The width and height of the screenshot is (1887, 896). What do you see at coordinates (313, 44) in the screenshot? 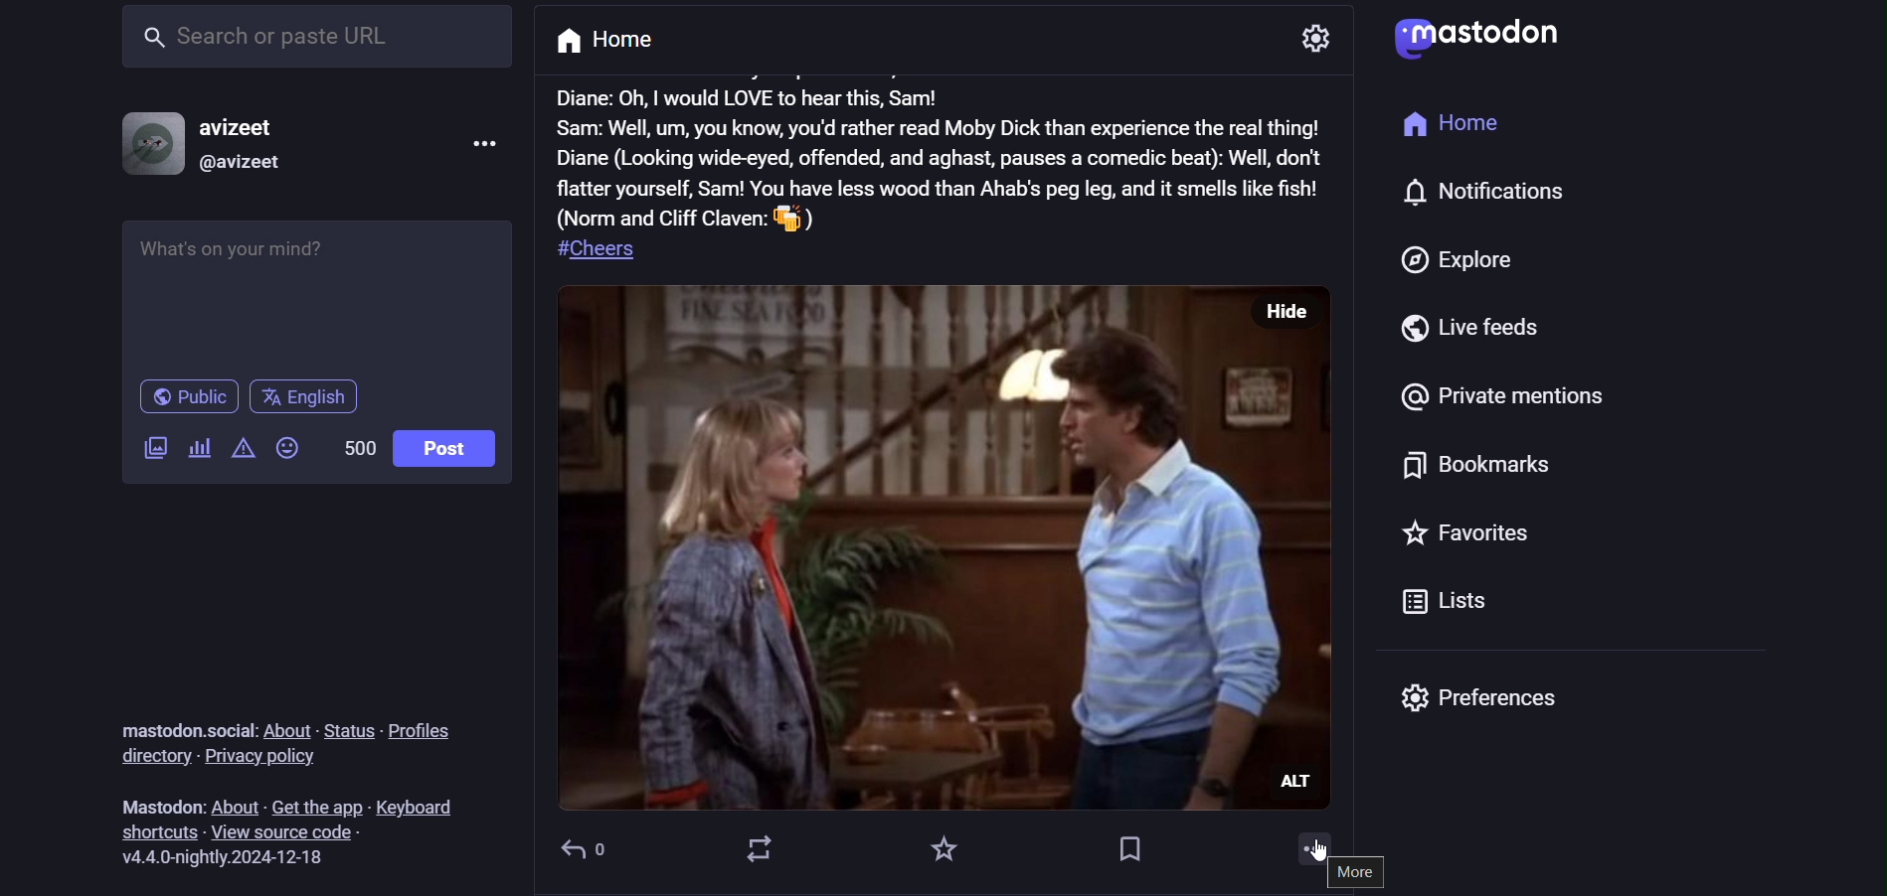
I see `search` at bounding box center [313, 44].